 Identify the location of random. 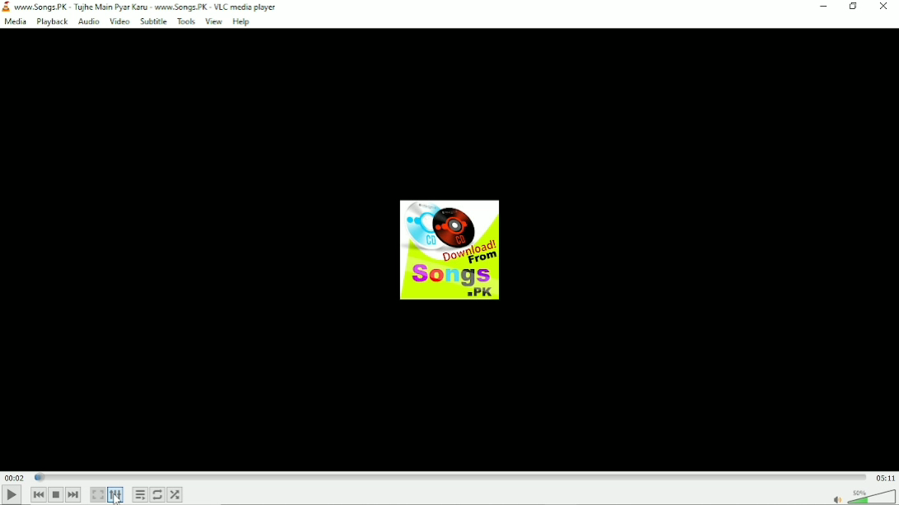
(175, 494).